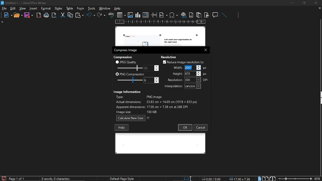 The image size is (322, 181). What do you see at coordinates (164, 15) in the screenshot?
I see `insert field` at bounding box center [164, 15].